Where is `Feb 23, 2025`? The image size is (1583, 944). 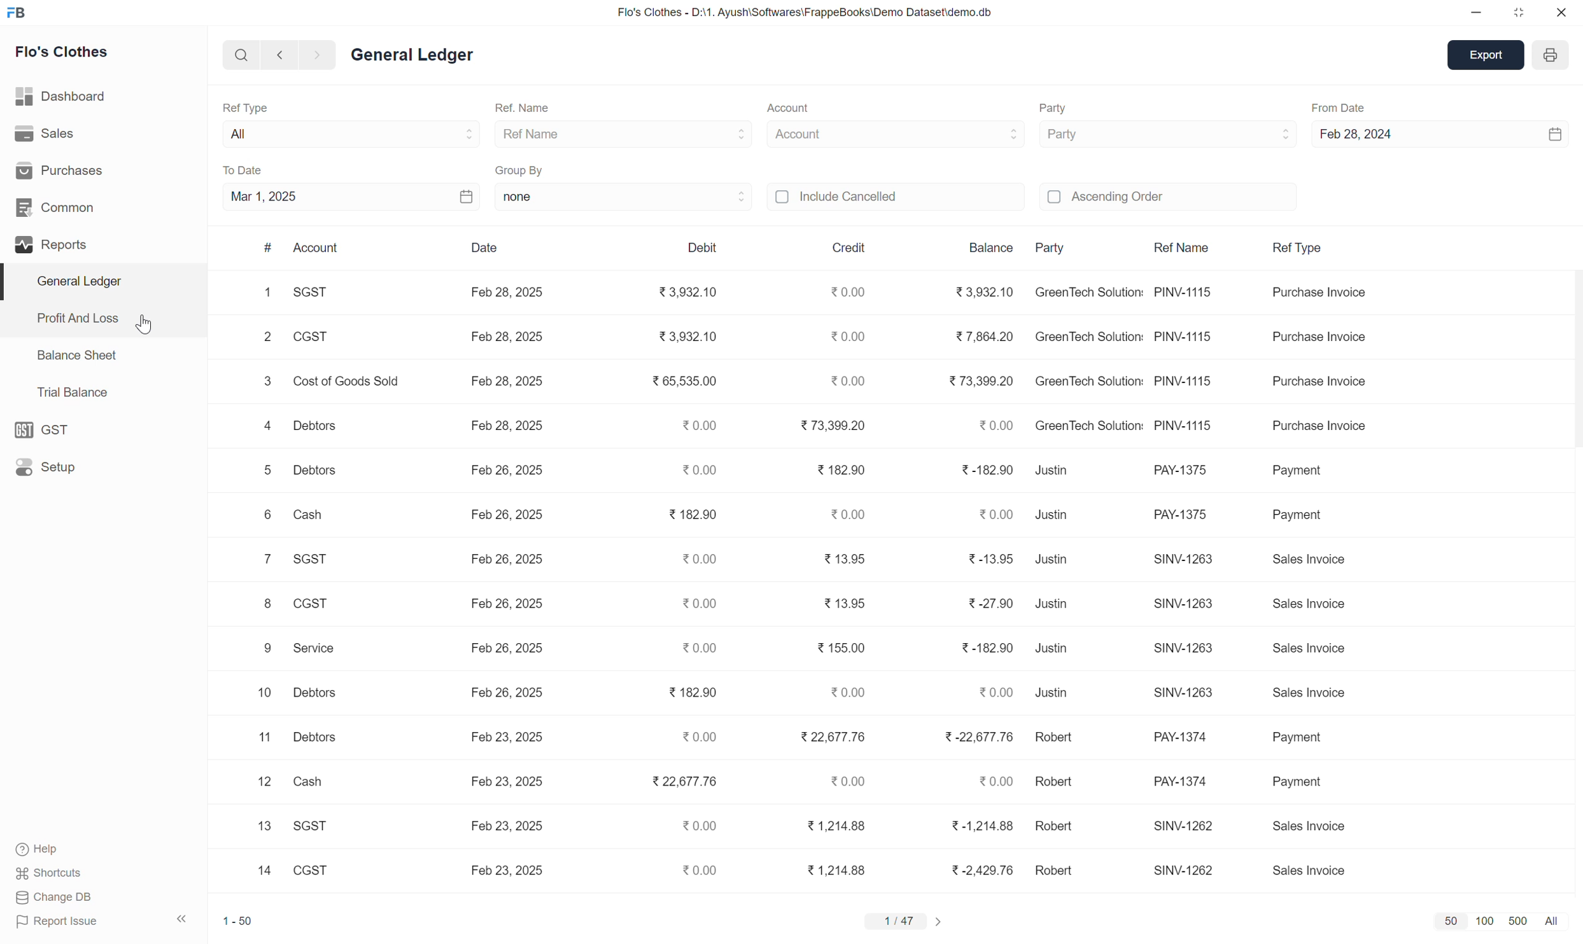
Feb 23, 2025 is located at coordinates (510, 823).